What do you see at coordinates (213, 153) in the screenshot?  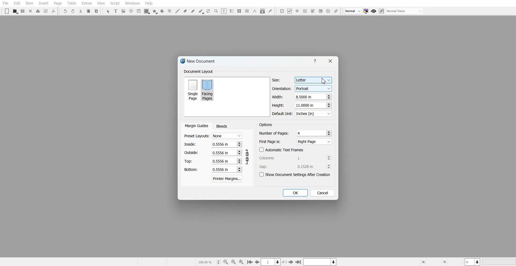 I see `Right margin adjuster` at bounding box center [213, 153].